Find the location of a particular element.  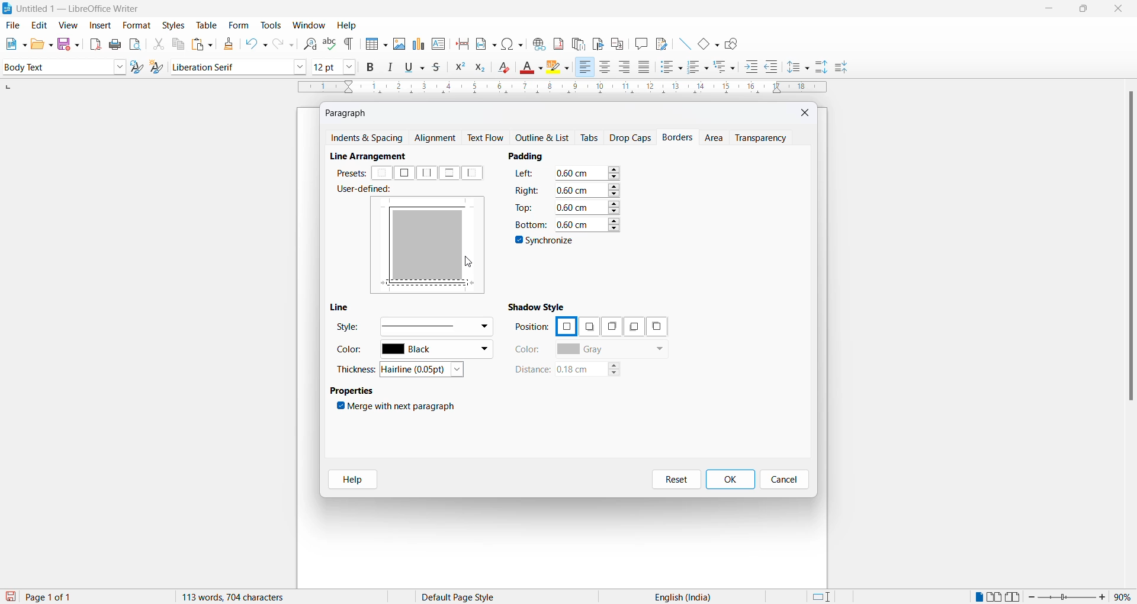

insert special character is located at coordinates (511, 42).